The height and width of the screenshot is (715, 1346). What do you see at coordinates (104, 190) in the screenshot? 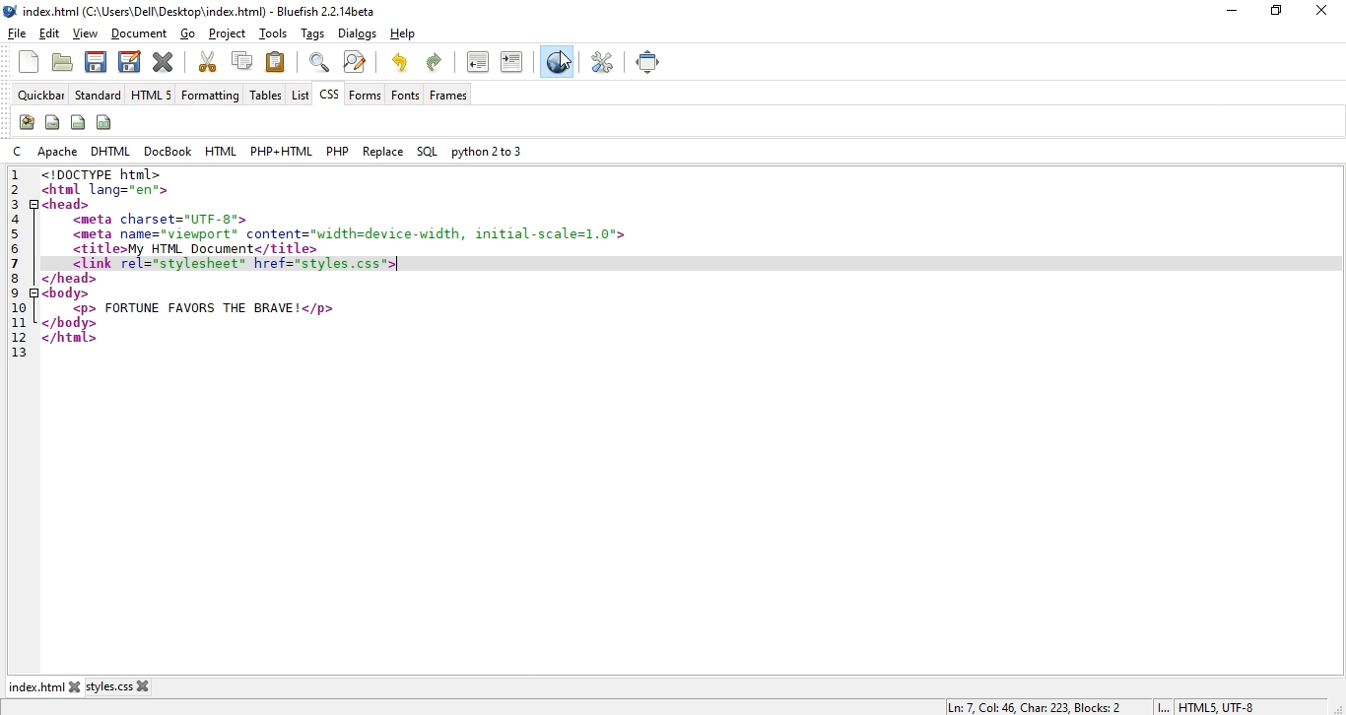
I see `<html lang="en">` at bounding box center [104, 190].